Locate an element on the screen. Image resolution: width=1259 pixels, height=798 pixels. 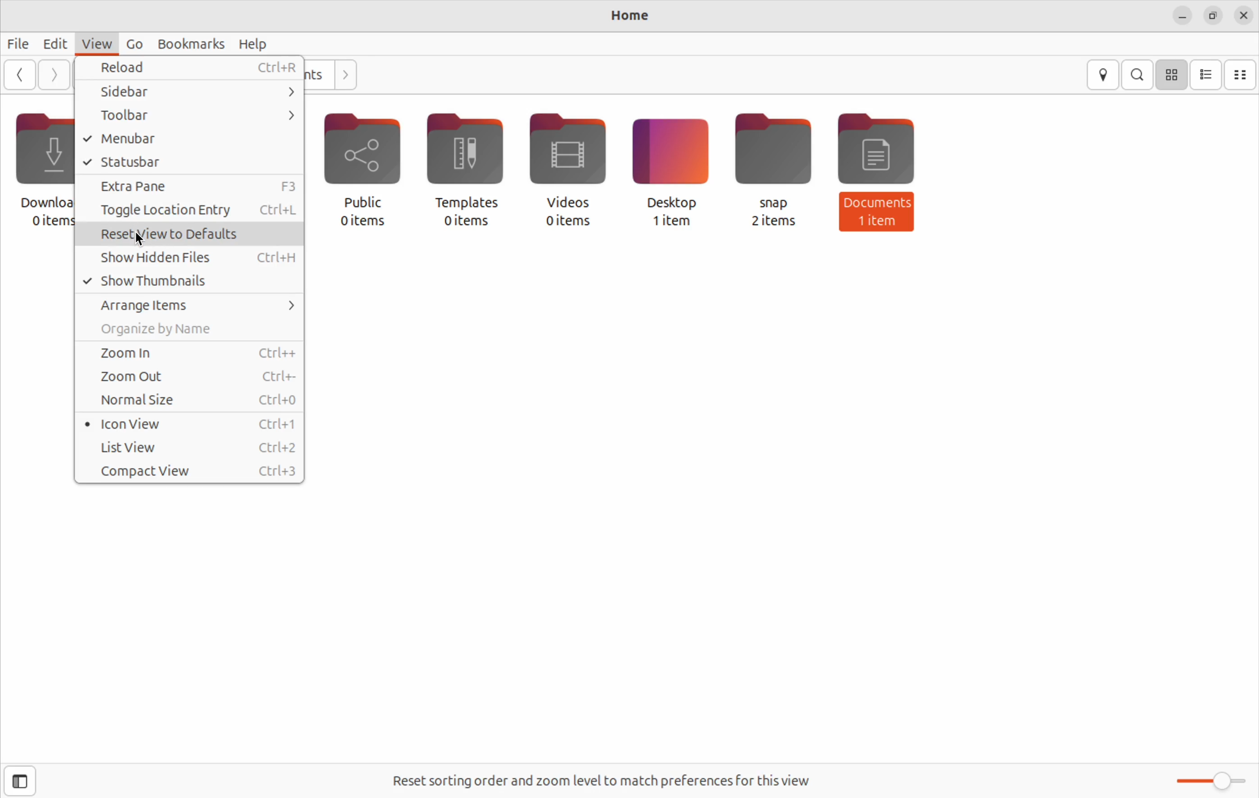
Arrange Items is located at coordinates (190, 304).